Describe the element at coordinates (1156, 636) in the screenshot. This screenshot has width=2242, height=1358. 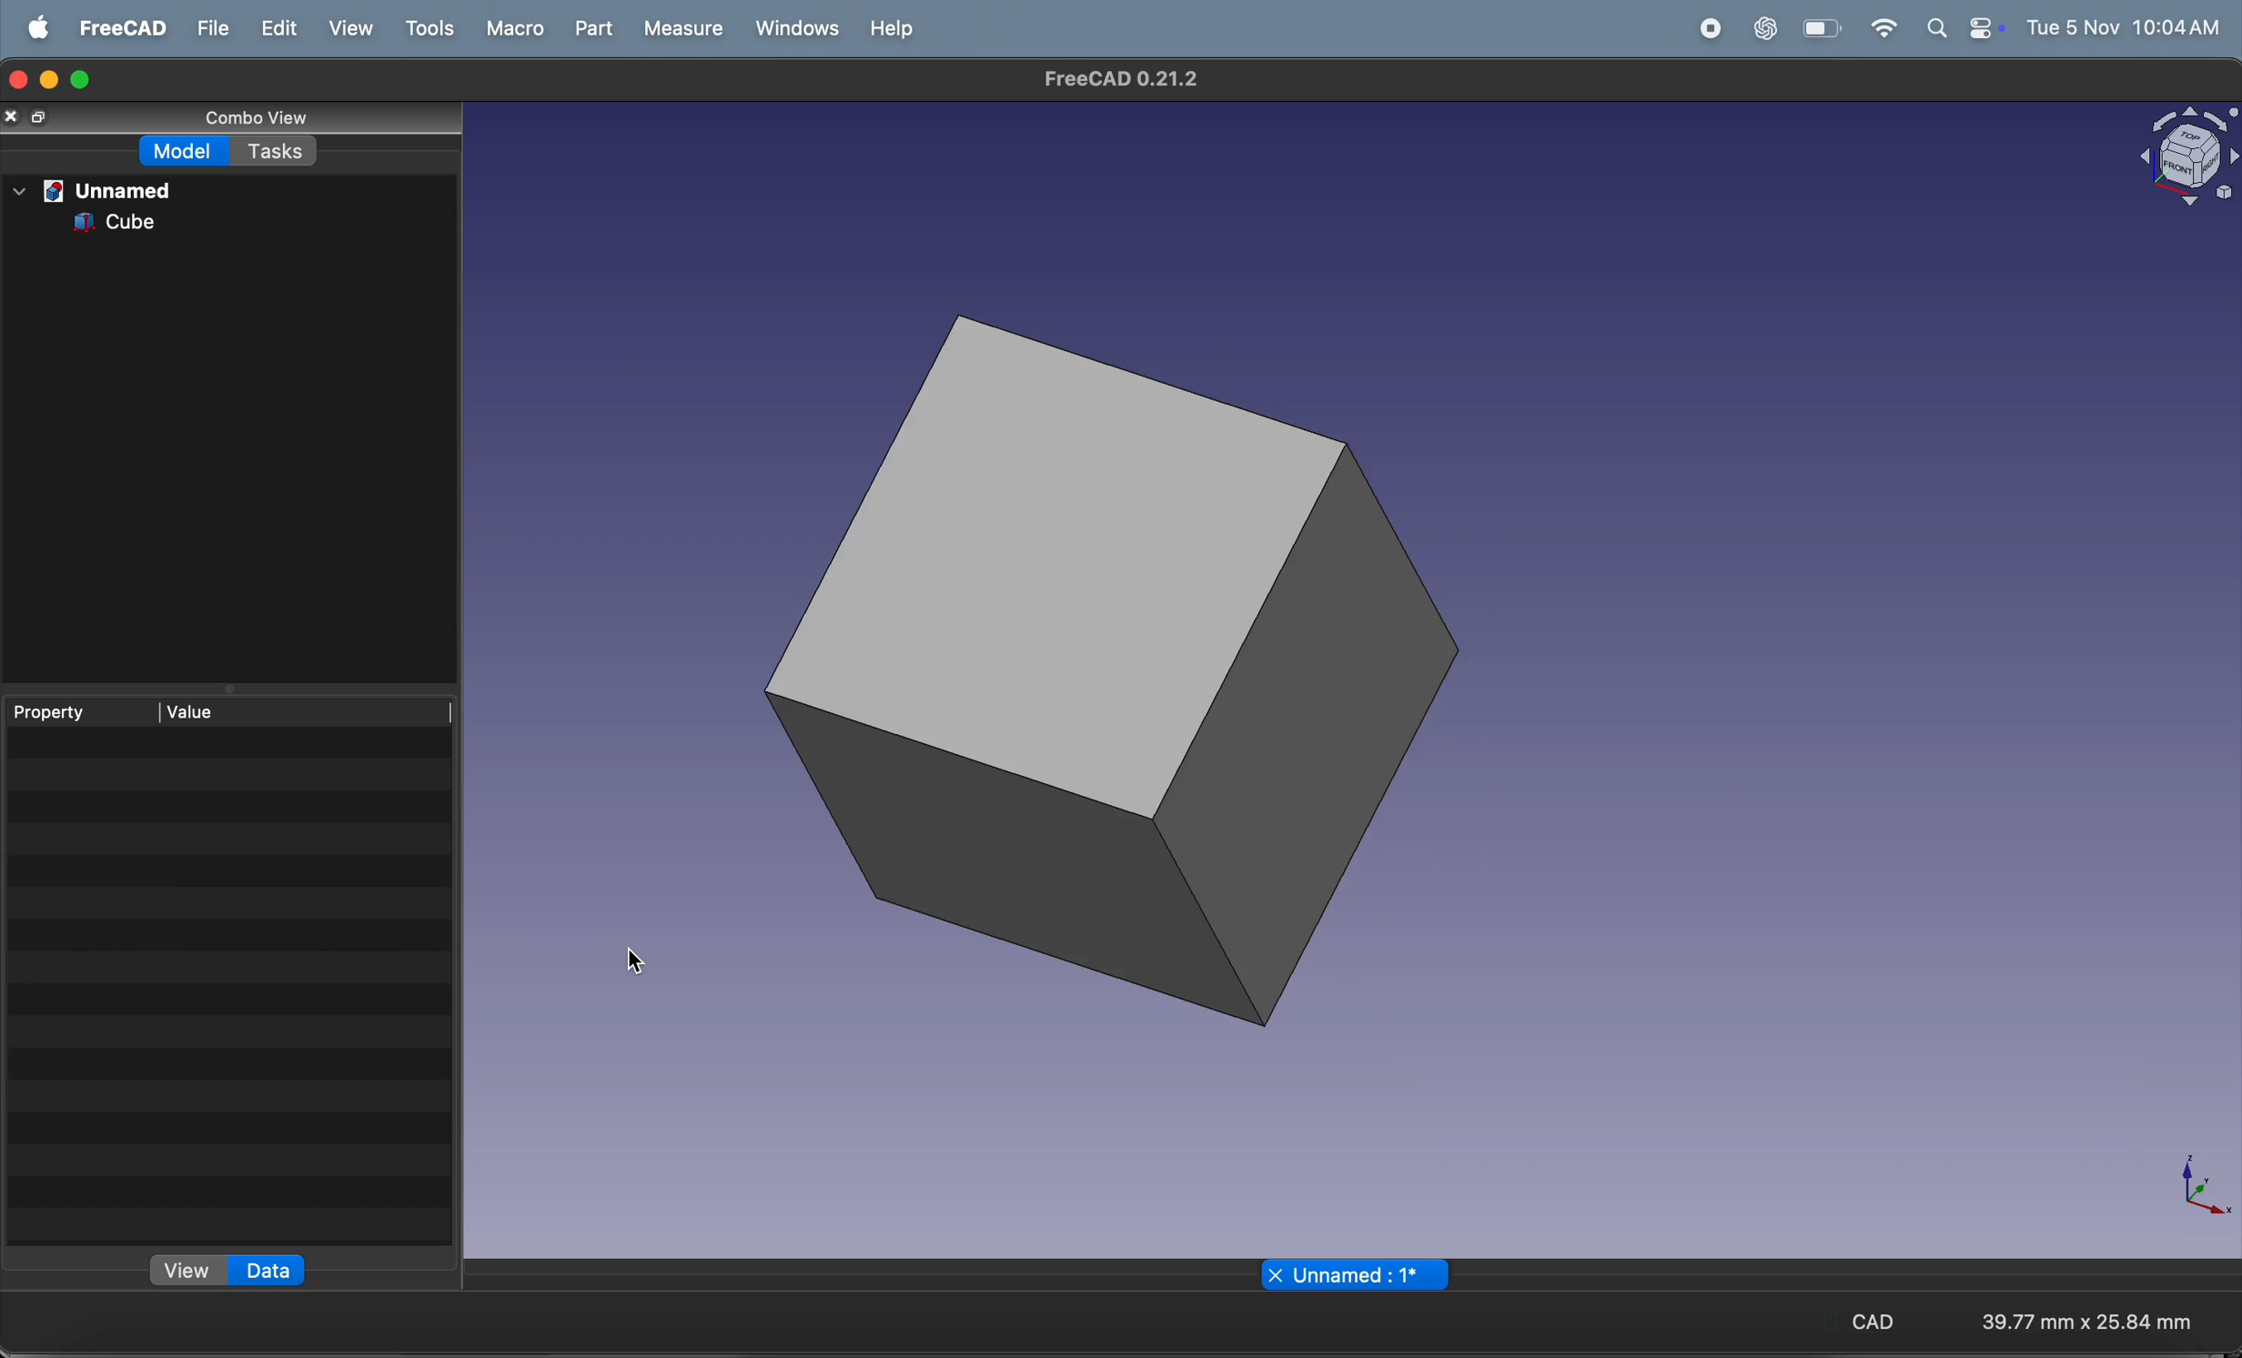
I see `3d cube` at that location.